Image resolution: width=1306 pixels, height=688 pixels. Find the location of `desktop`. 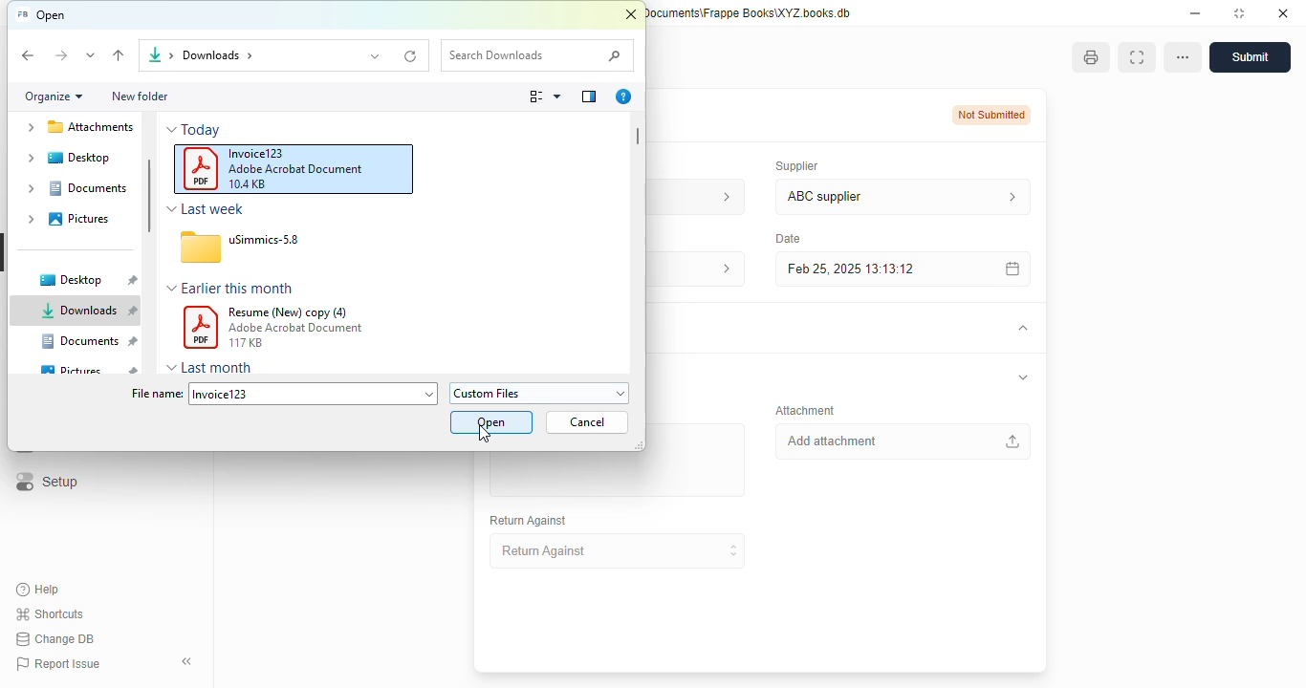

desktop is located at coordinates (86, 280).